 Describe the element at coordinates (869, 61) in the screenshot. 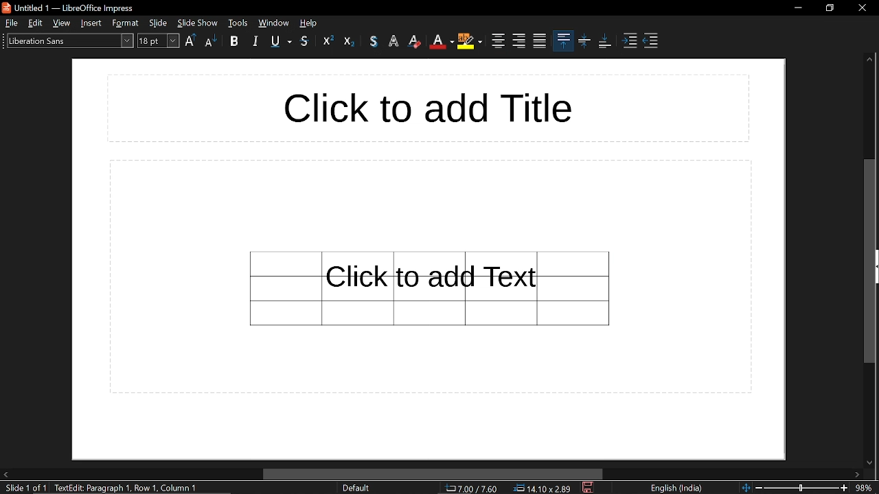

I see `move up` at that location.